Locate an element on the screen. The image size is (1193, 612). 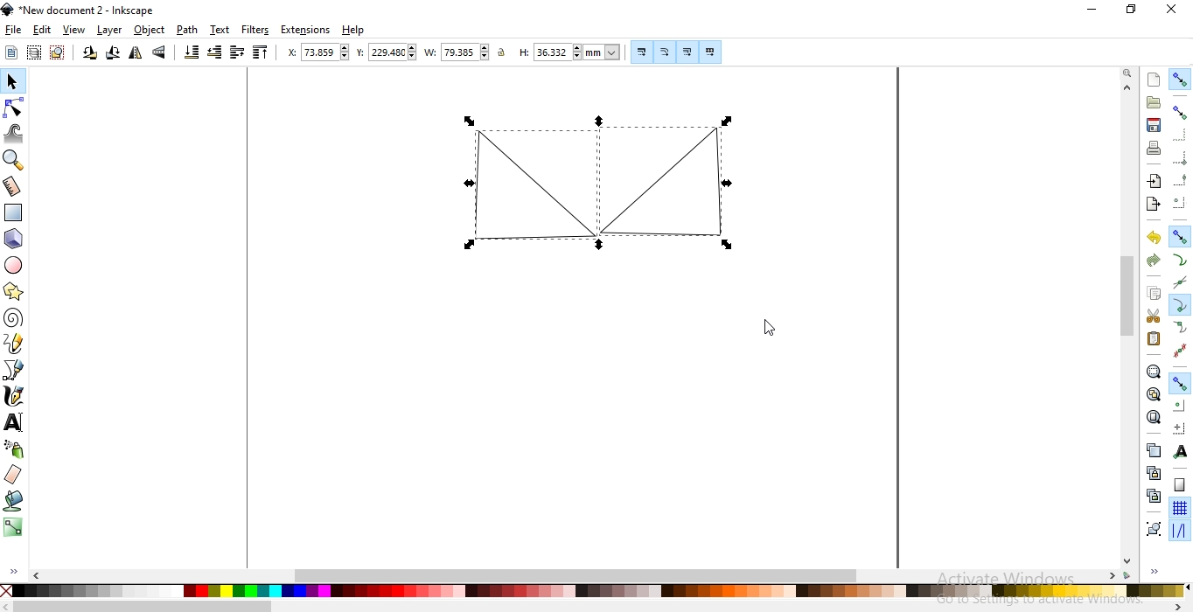
undo the action is located at coordinates (1152, 238).